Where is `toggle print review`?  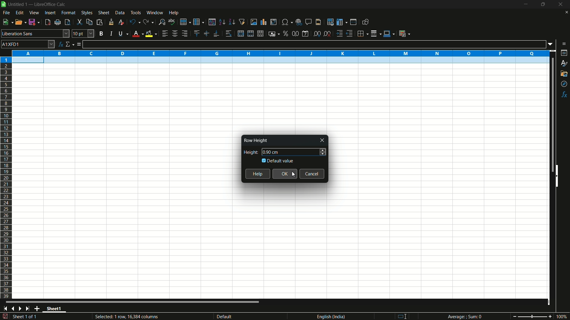
toggle print review is located at coordinates (67, 22).